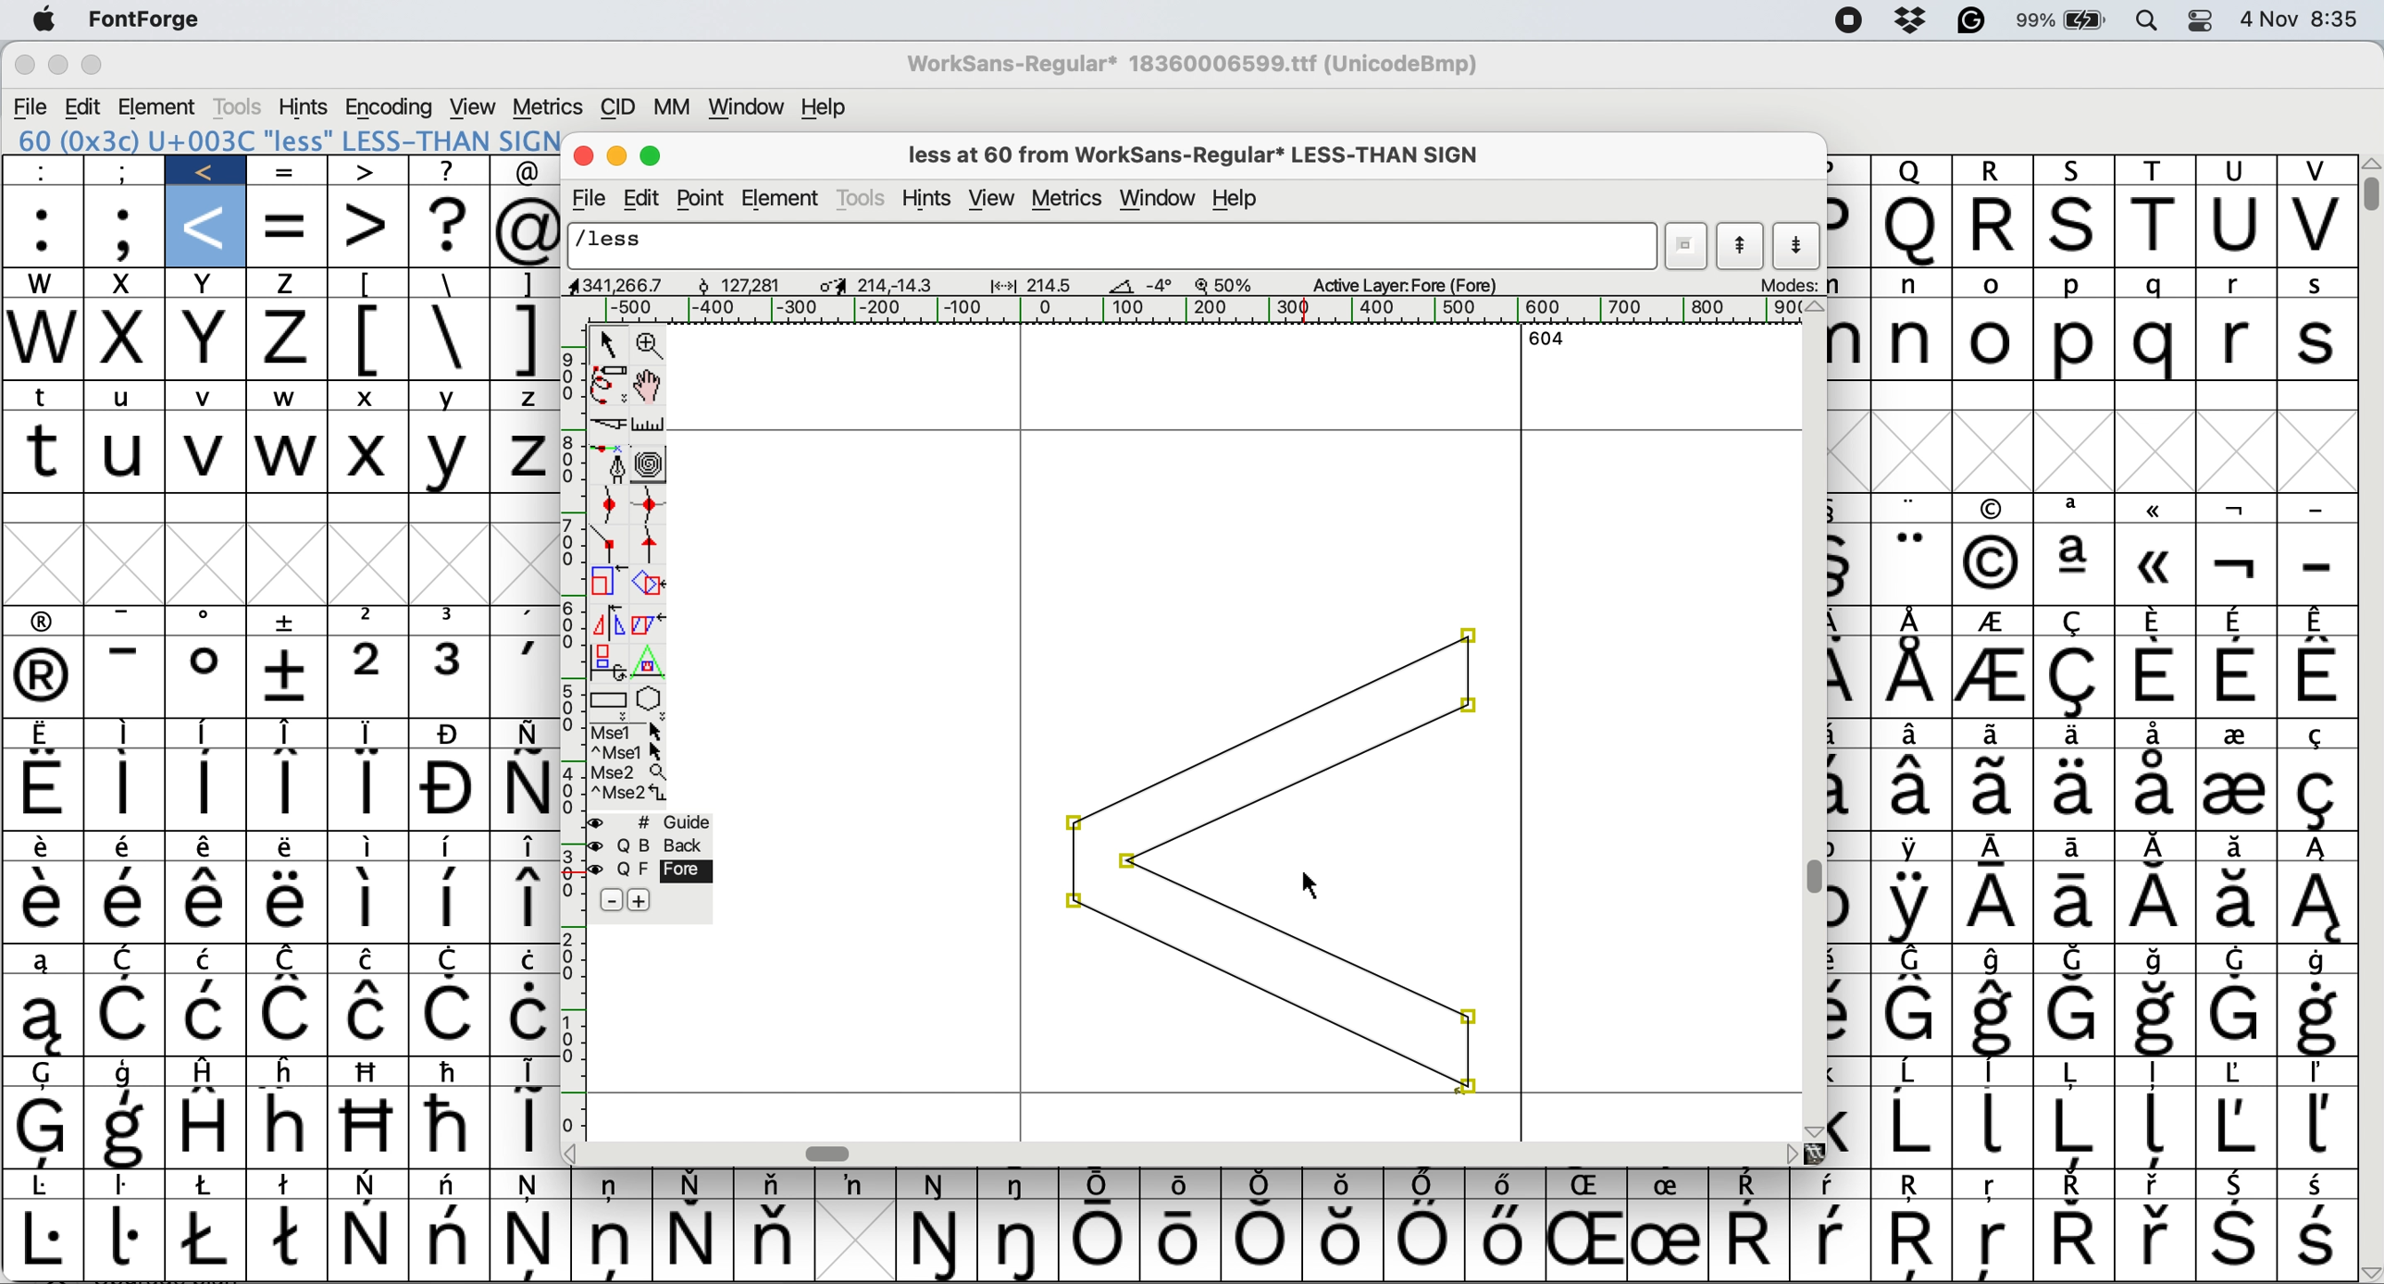  What do you see at coordinates (285, 787) in the screenshot?
I see `Symbol` at bounding box center [285, 787].